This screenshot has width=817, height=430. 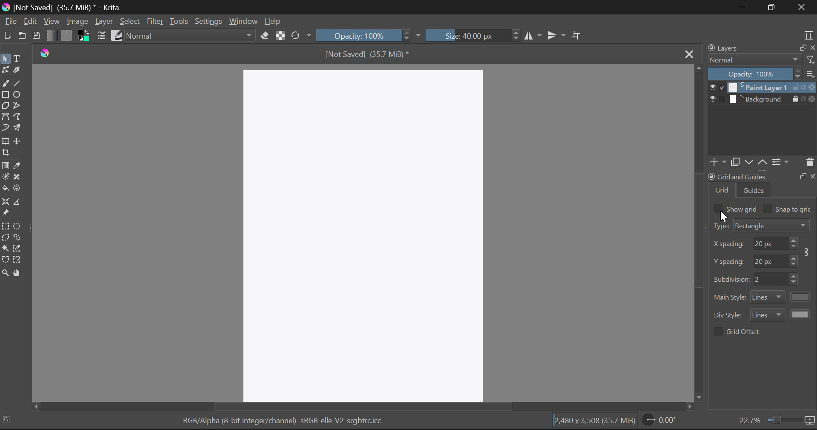 What do you see at coordinates (688, 53) in the screenshot?
I see `Close` at bounding box center [688, 53].